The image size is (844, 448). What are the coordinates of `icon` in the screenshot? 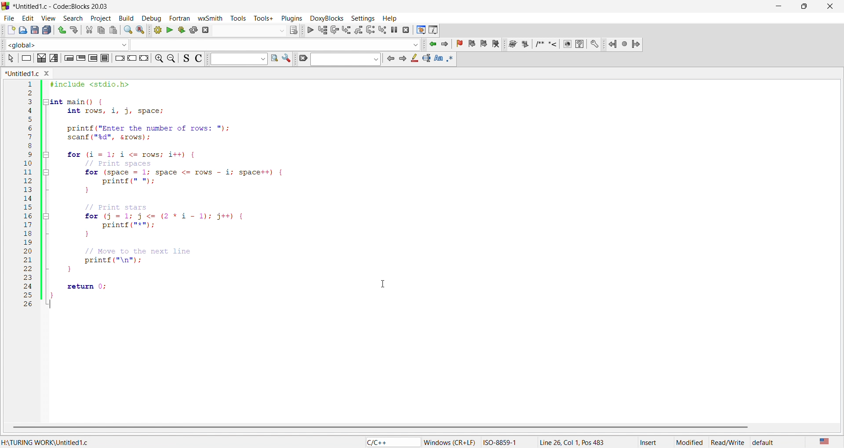 It's located at (66, 59).